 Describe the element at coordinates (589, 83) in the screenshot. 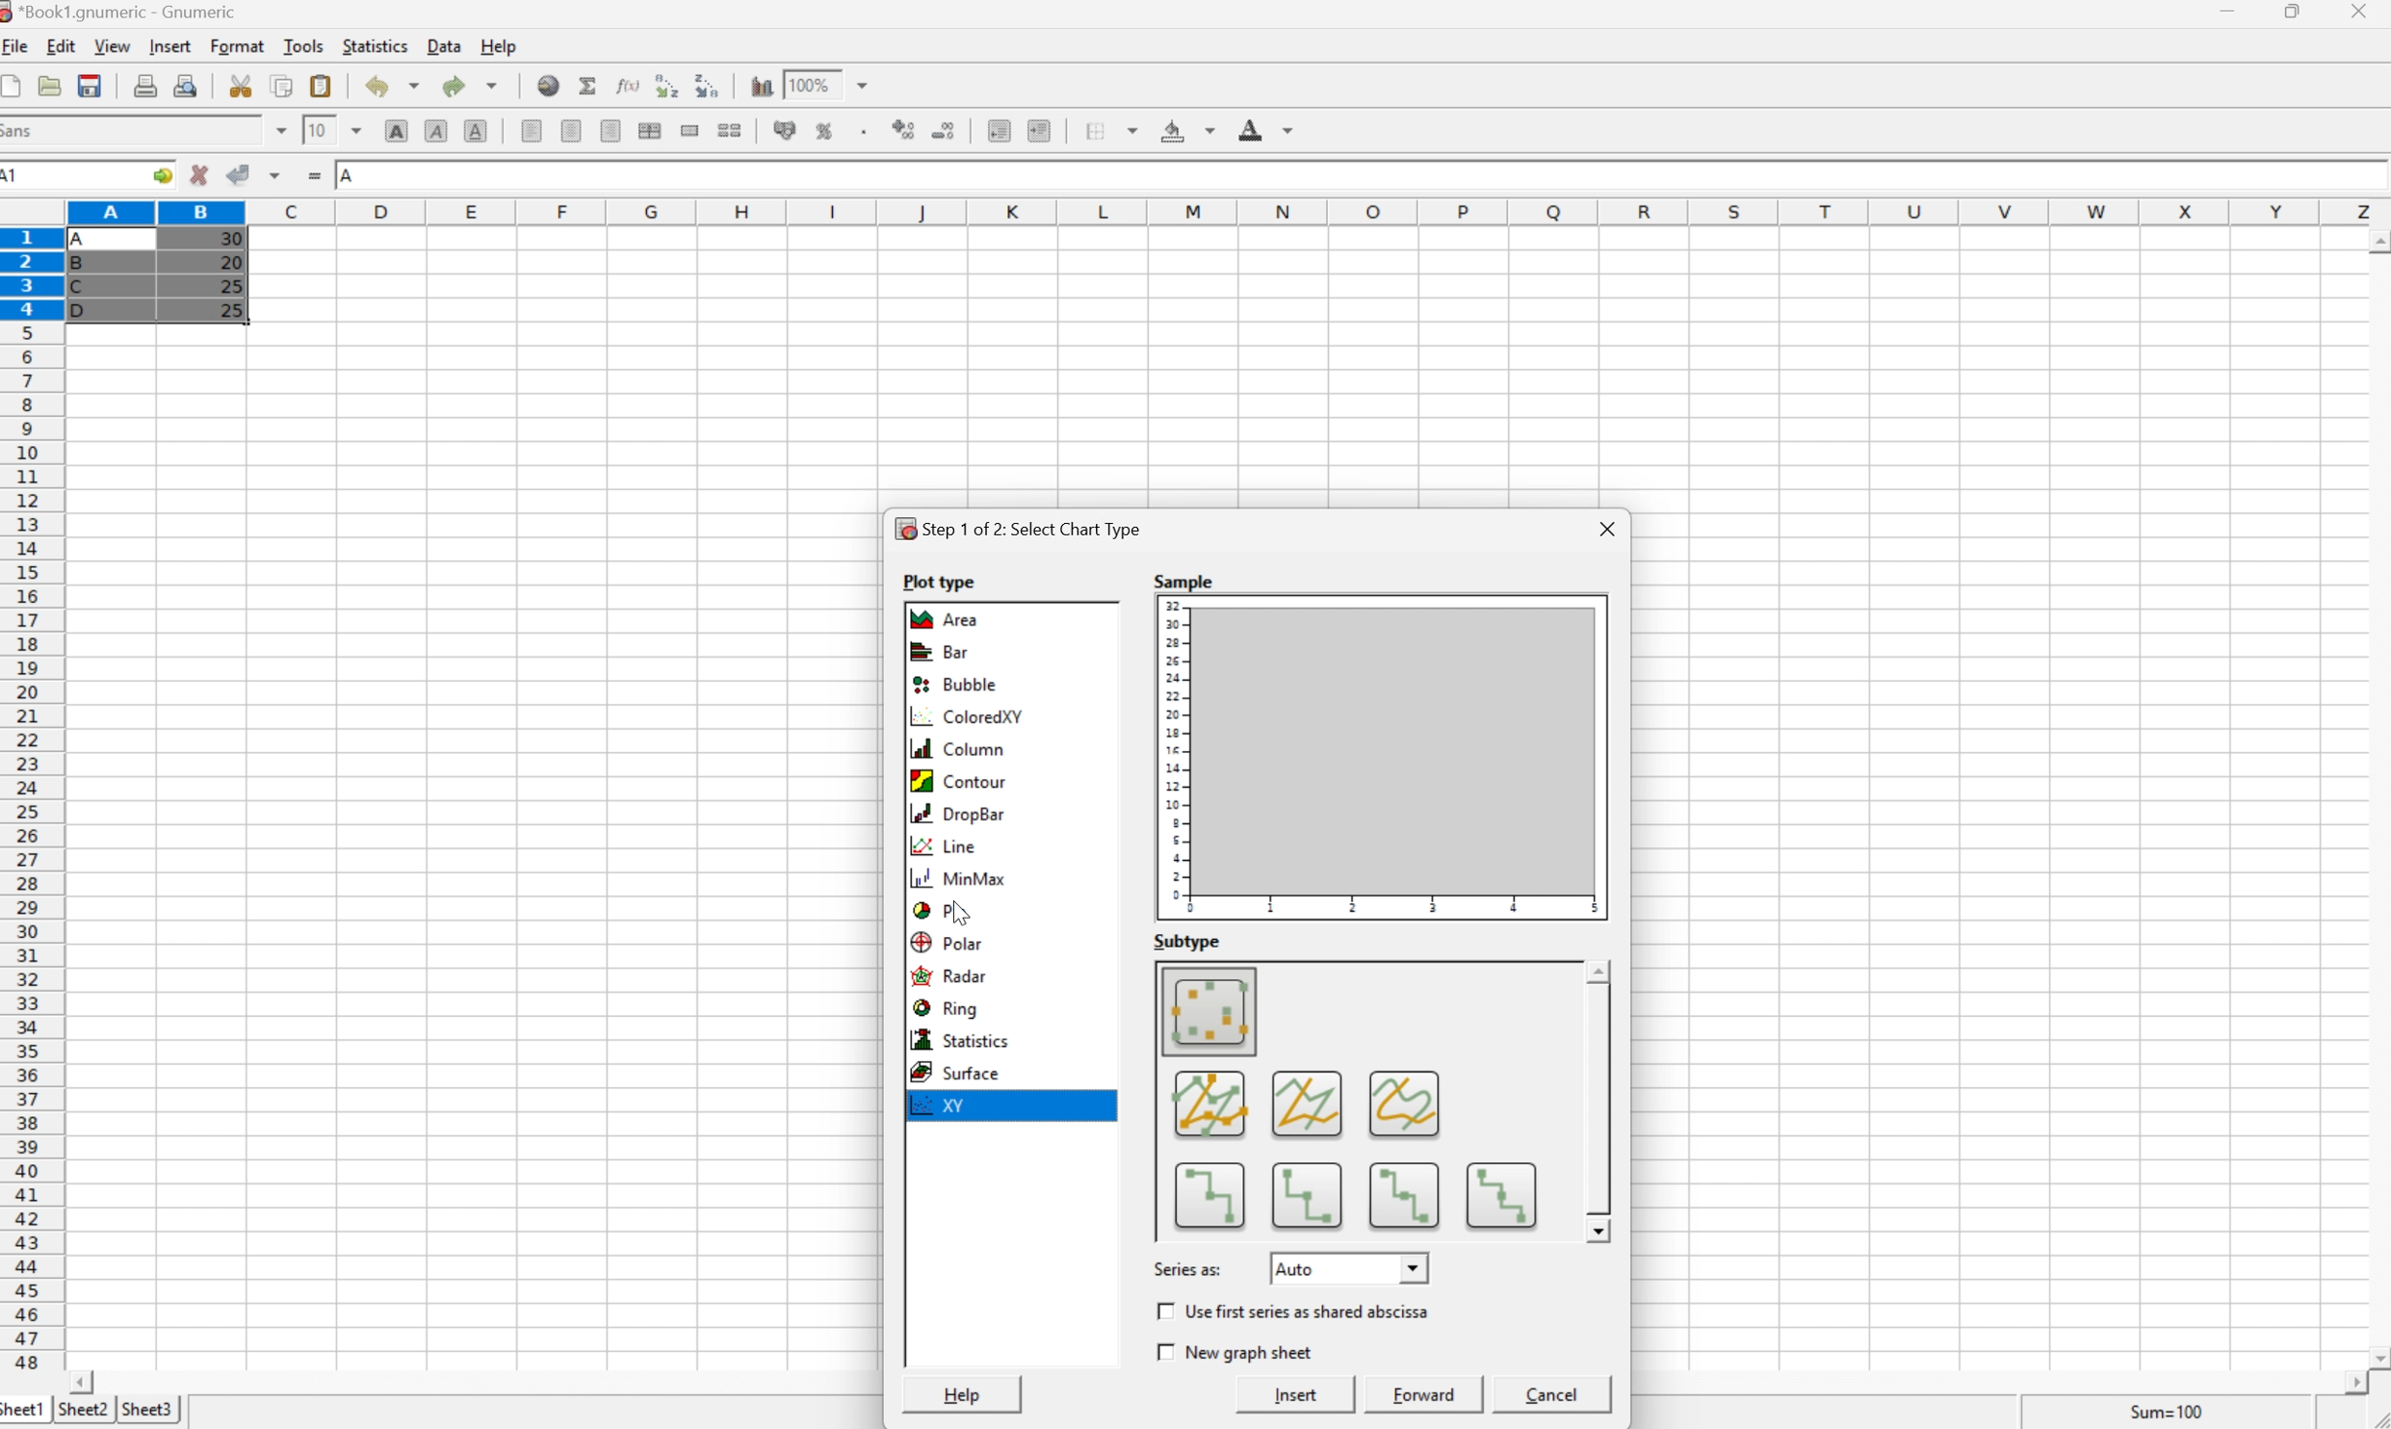

I see `Sum into current cell` at that location.